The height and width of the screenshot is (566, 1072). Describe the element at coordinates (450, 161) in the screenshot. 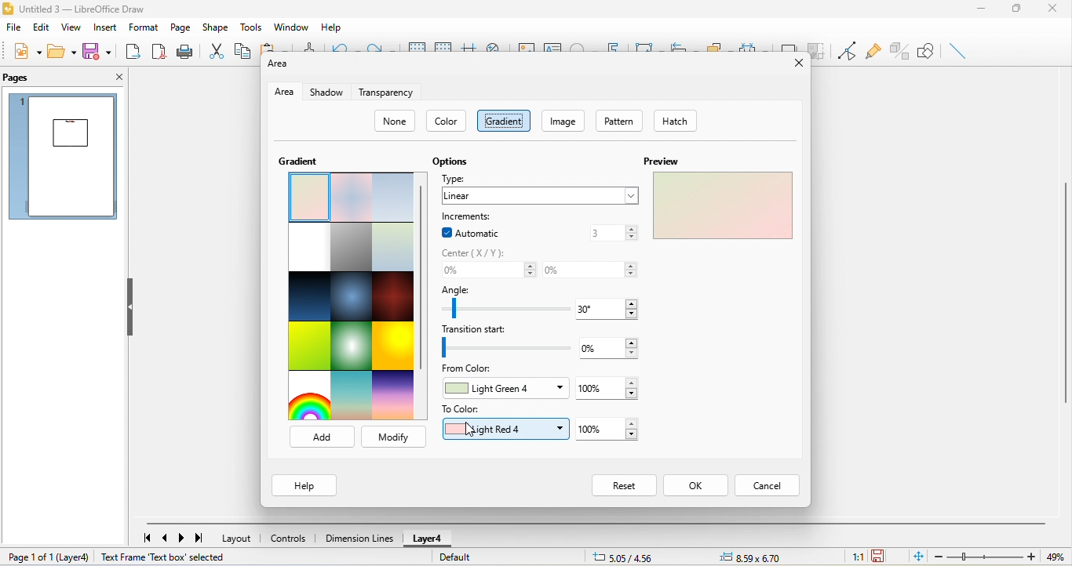

I see `options` at that location.